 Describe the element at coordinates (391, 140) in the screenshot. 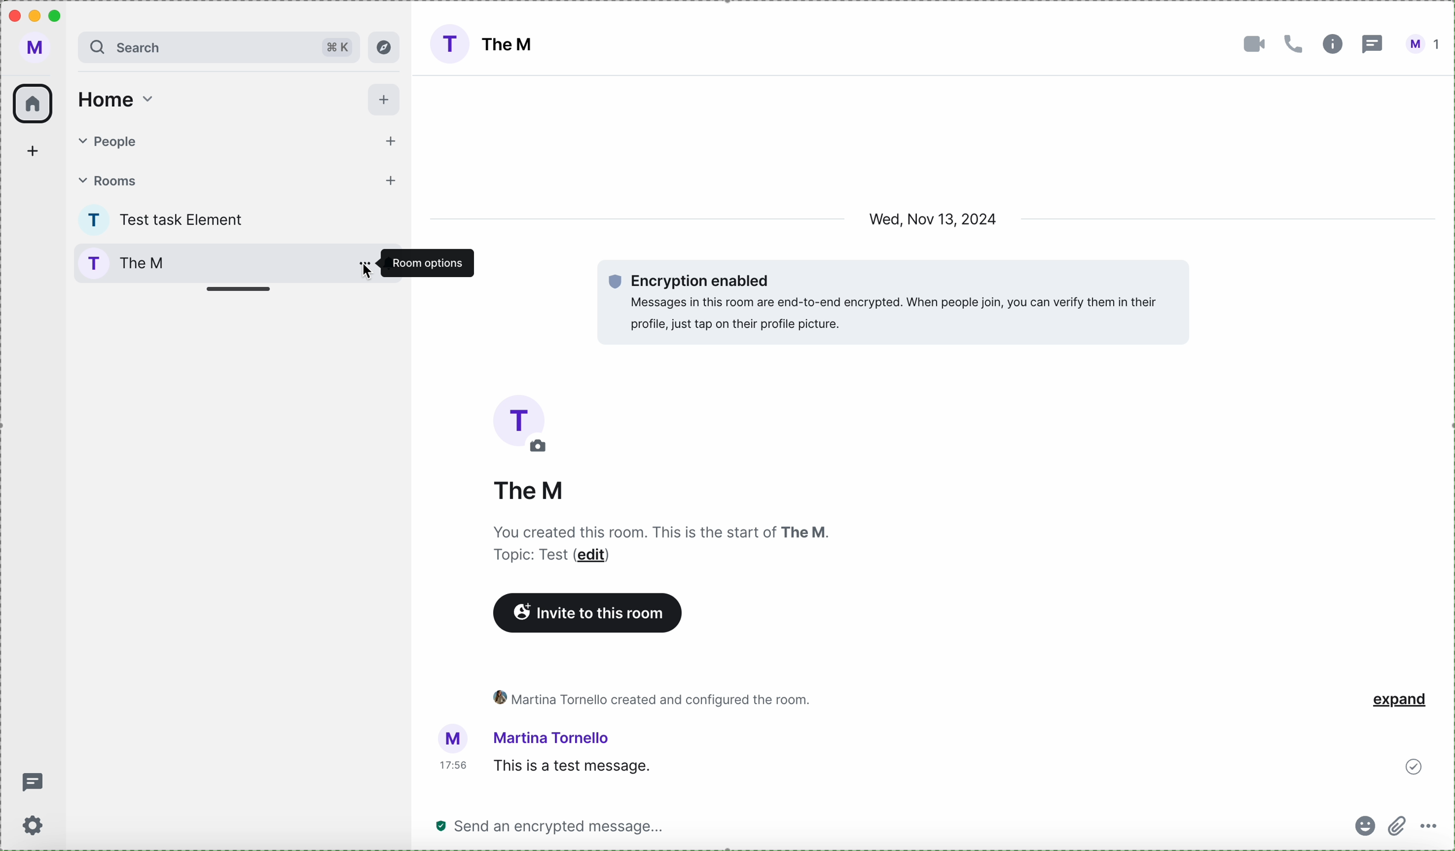

I see `add` at that location.